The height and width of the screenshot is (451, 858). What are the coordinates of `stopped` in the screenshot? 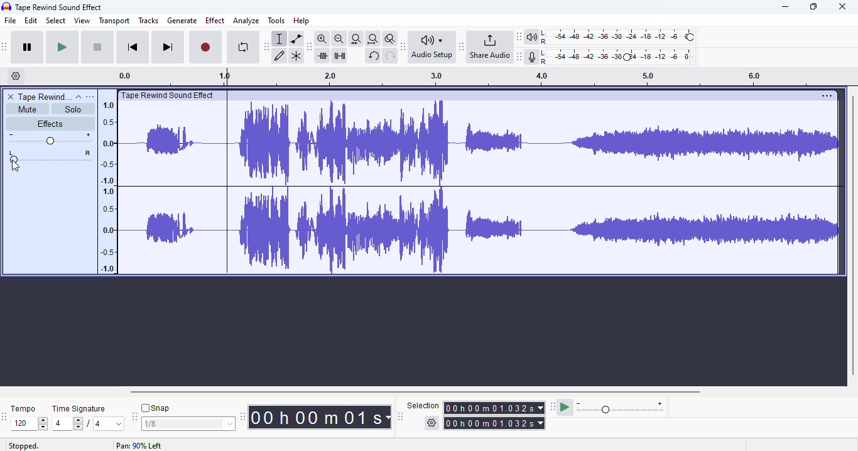 It's located at (24, 446).